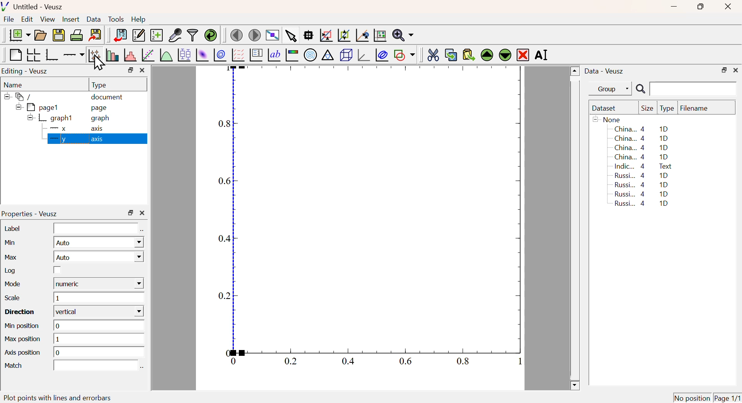  I want to click on Indic... 4 Text, so click(643, 166).